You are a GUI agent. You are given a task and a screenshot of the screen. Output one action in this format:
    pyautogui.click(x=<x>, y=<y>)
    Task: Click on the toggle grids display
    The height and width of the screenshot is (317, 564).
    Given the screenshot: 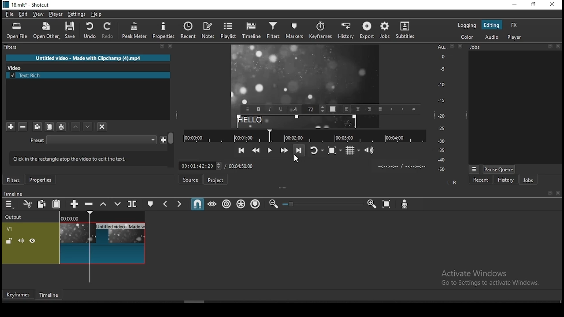 What is the action you would take?
    pyautogui.click(x=352, y=151)
    